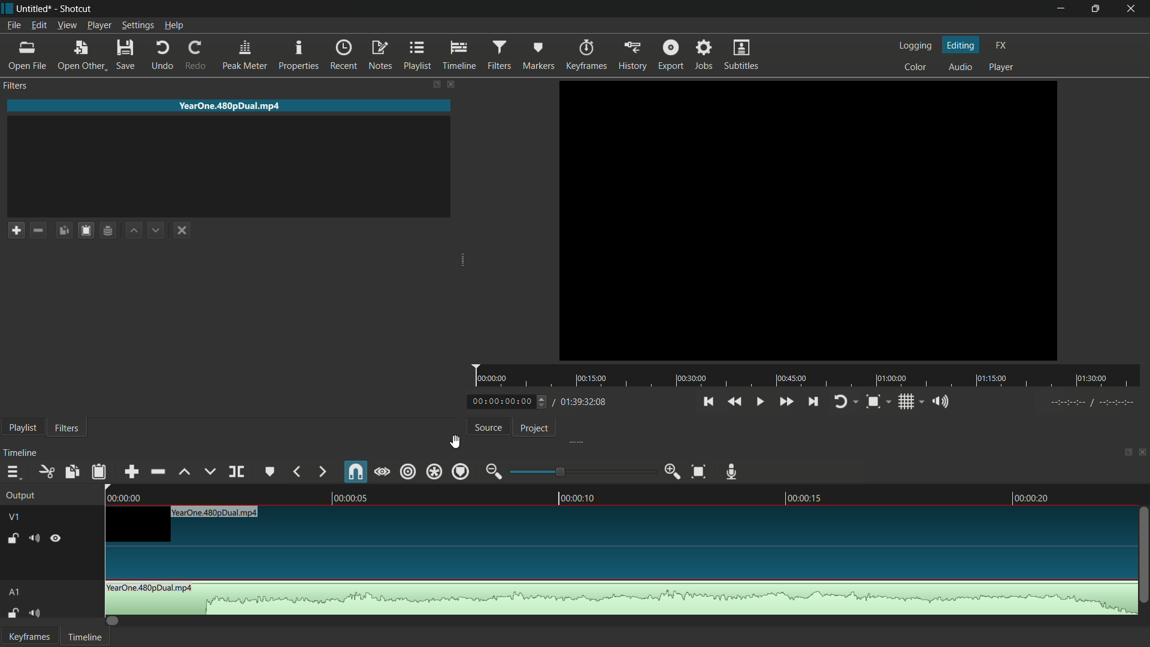  What do you see at coordinates (892, 377) in the screenshot?
I see `01:00:00` at bounding box center [892, 377].